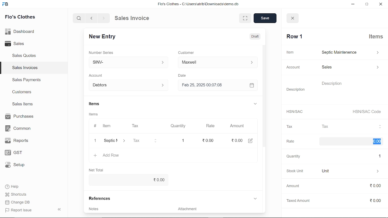 This screenshot has height=218, width=388. I want to click on Sales Quotes, so click(25, 56).